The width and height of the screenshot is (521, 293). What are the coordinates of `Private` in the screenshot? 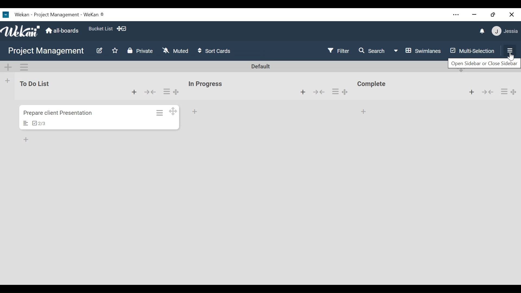 It's located at (140, 51).